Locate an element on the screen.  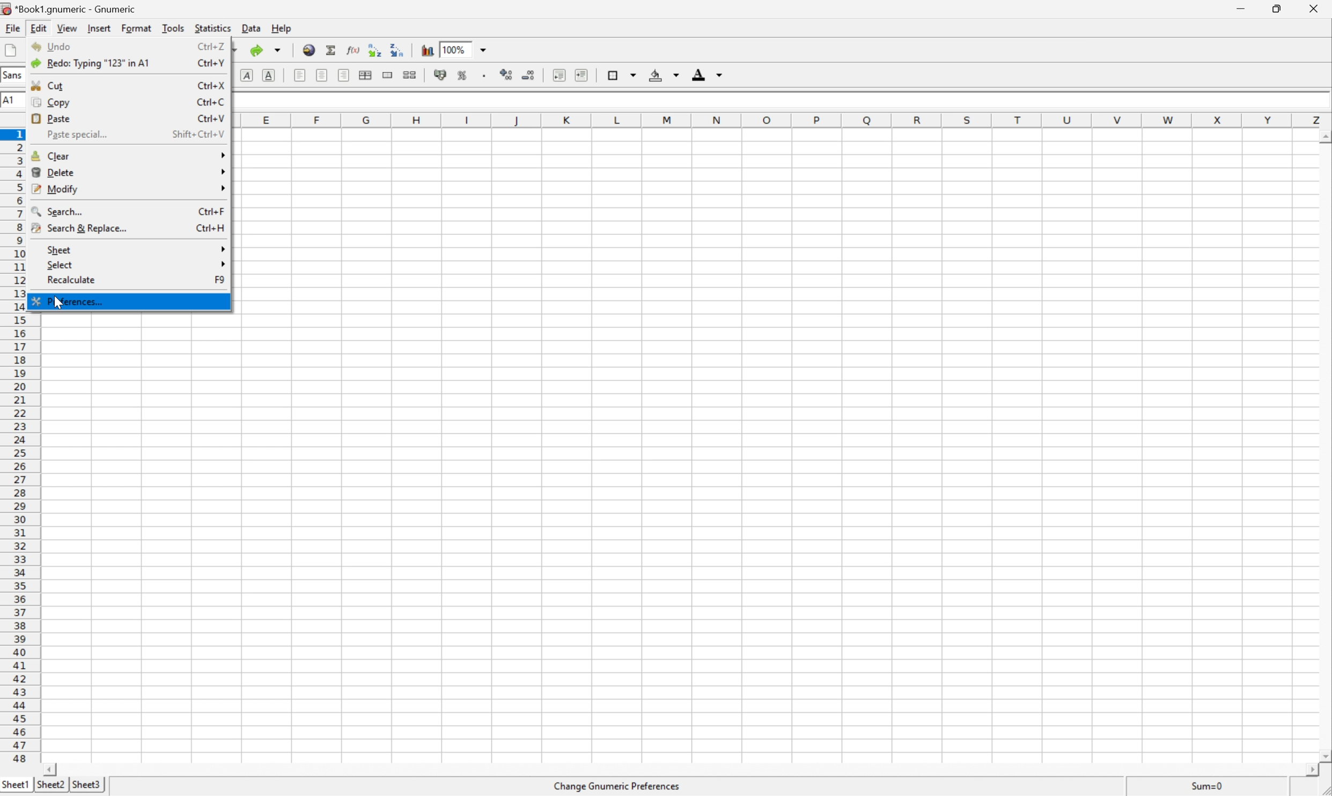
foreground color is located at coordinates (707, 73).